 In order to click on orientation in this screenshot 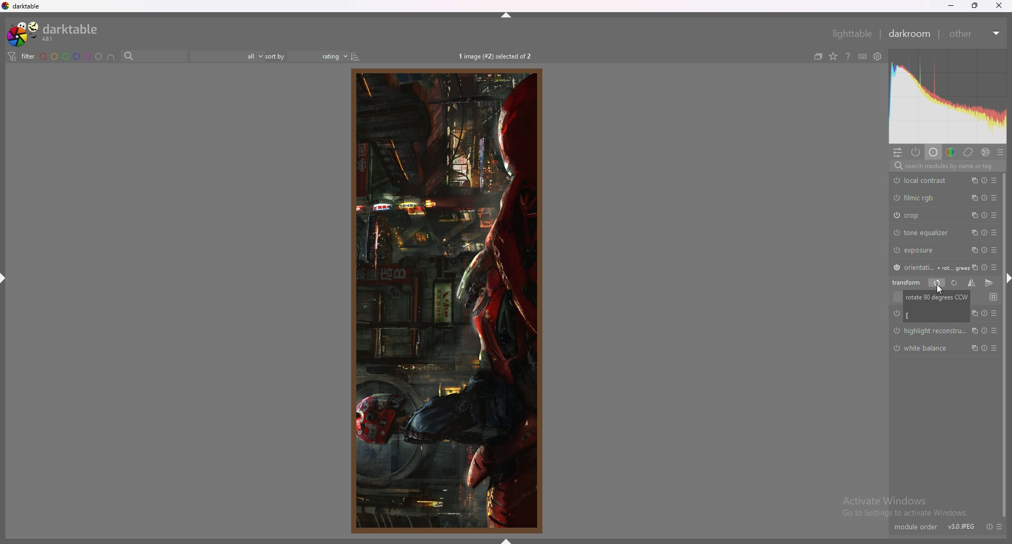, I will do `click(927, 267)`.